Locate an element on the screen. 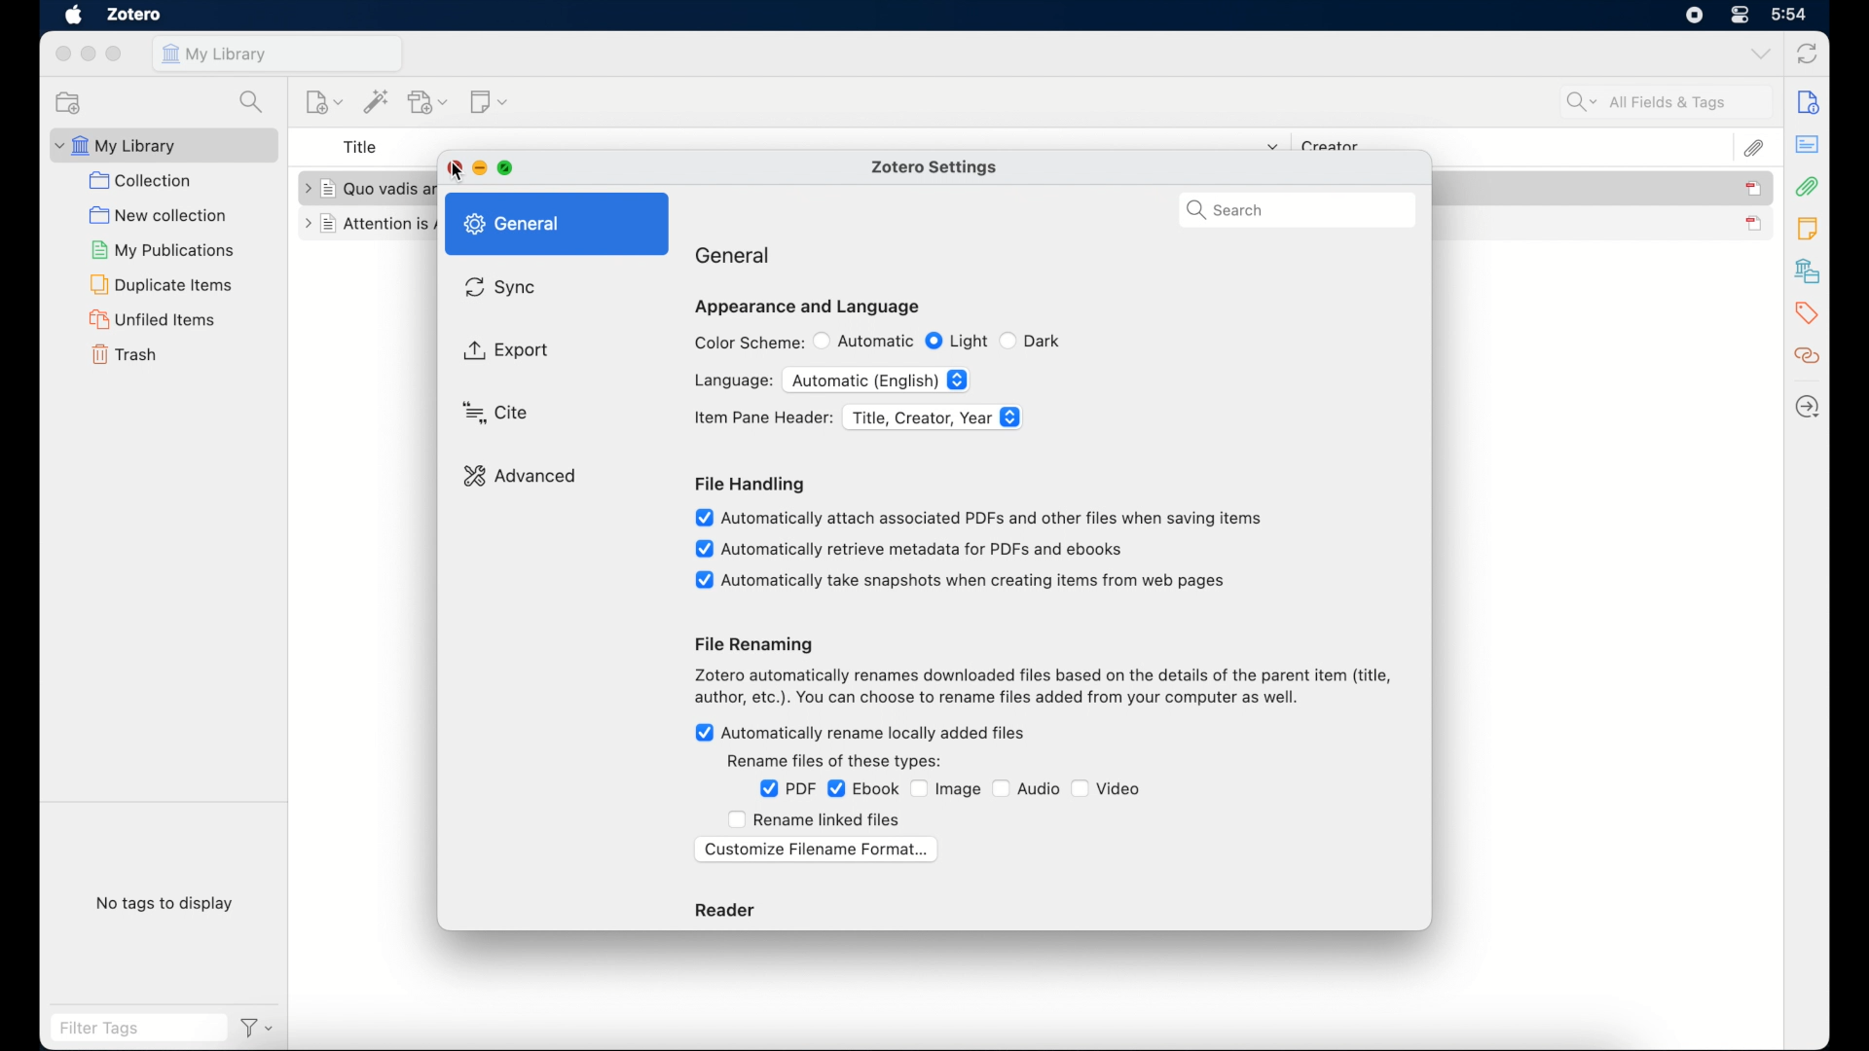 The width and height of the screenshot is (1869, 1051). rename files of these types is located at coordinates (836, 761).